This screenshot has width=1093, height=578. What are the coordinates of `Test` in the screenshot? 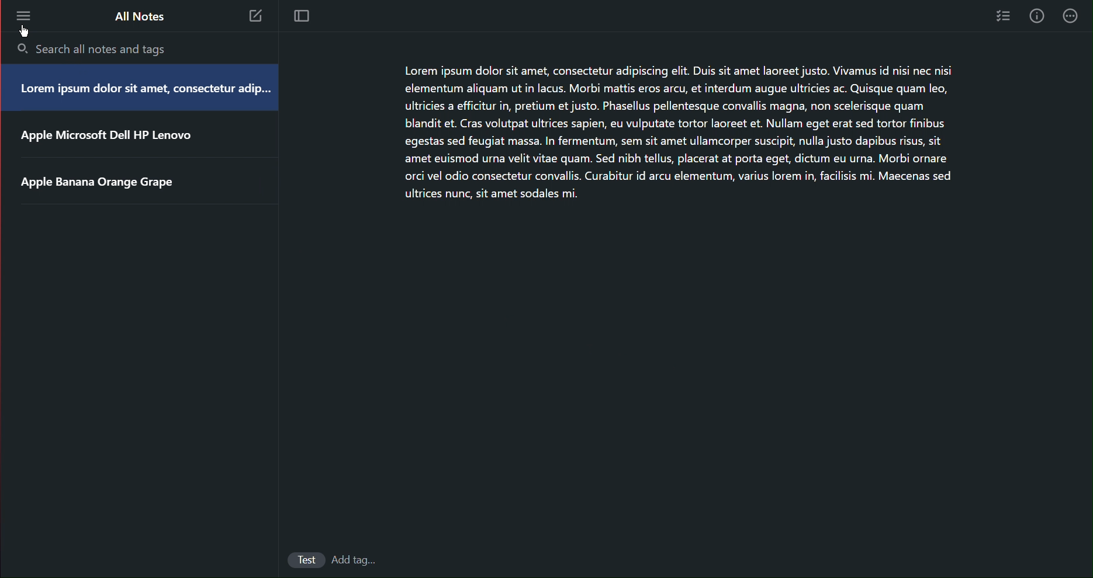 It's located at (306, 558).